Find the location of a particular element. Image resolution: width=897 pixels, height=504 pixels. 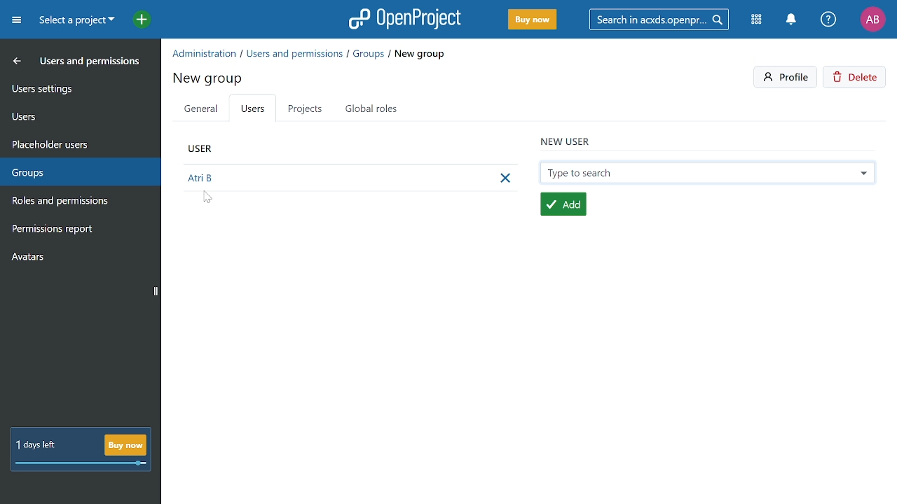

Users is located at coordinates (78, 114).